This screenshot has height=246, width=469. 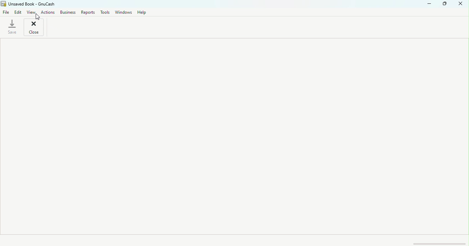 I want to click on Windows, so click(x=122, y=12).